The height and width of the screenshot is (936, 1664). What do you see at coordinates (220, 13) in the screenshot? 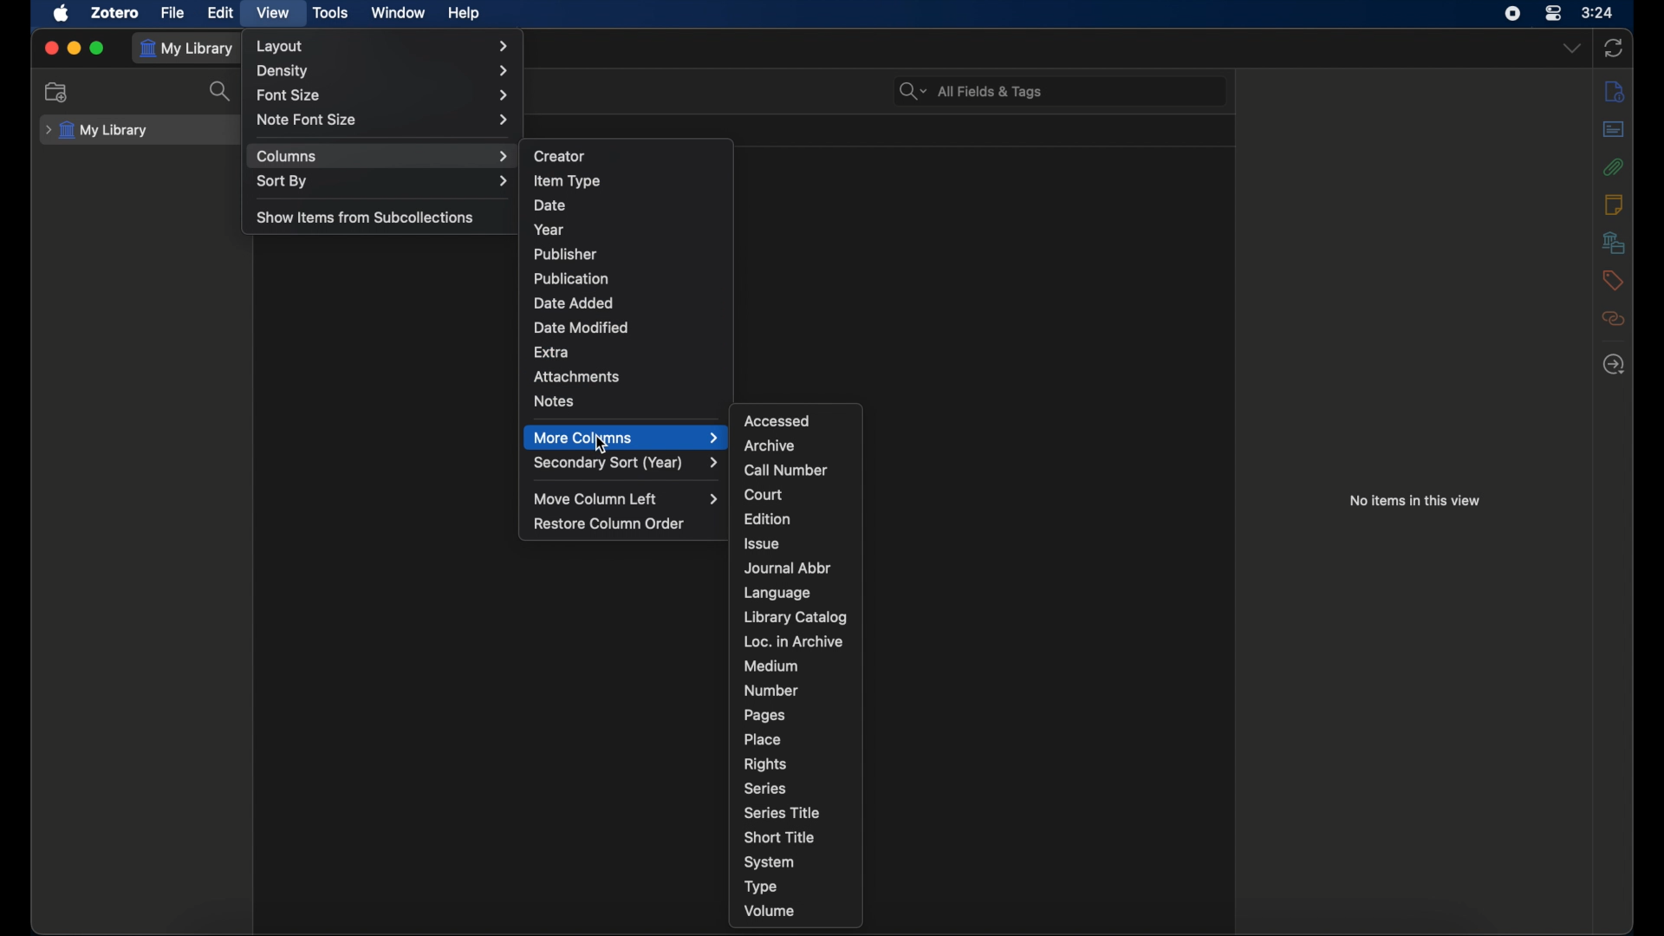
I see `edit` at bounding box center [220, 13].